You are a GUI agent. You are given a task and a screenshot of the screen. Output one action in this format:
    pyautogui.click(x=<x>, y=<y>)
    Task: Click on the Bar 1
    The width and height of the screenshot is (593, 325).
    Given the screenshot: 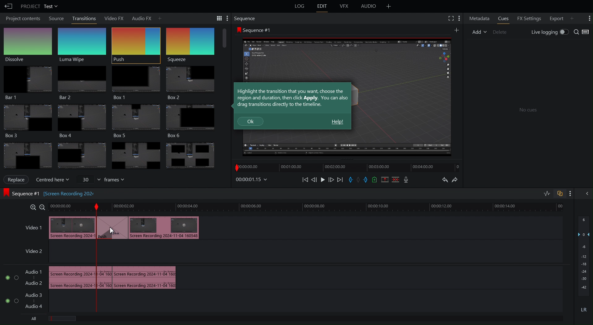 What is the action you would take?
    pyautogui.click(x=26, y=84)
    